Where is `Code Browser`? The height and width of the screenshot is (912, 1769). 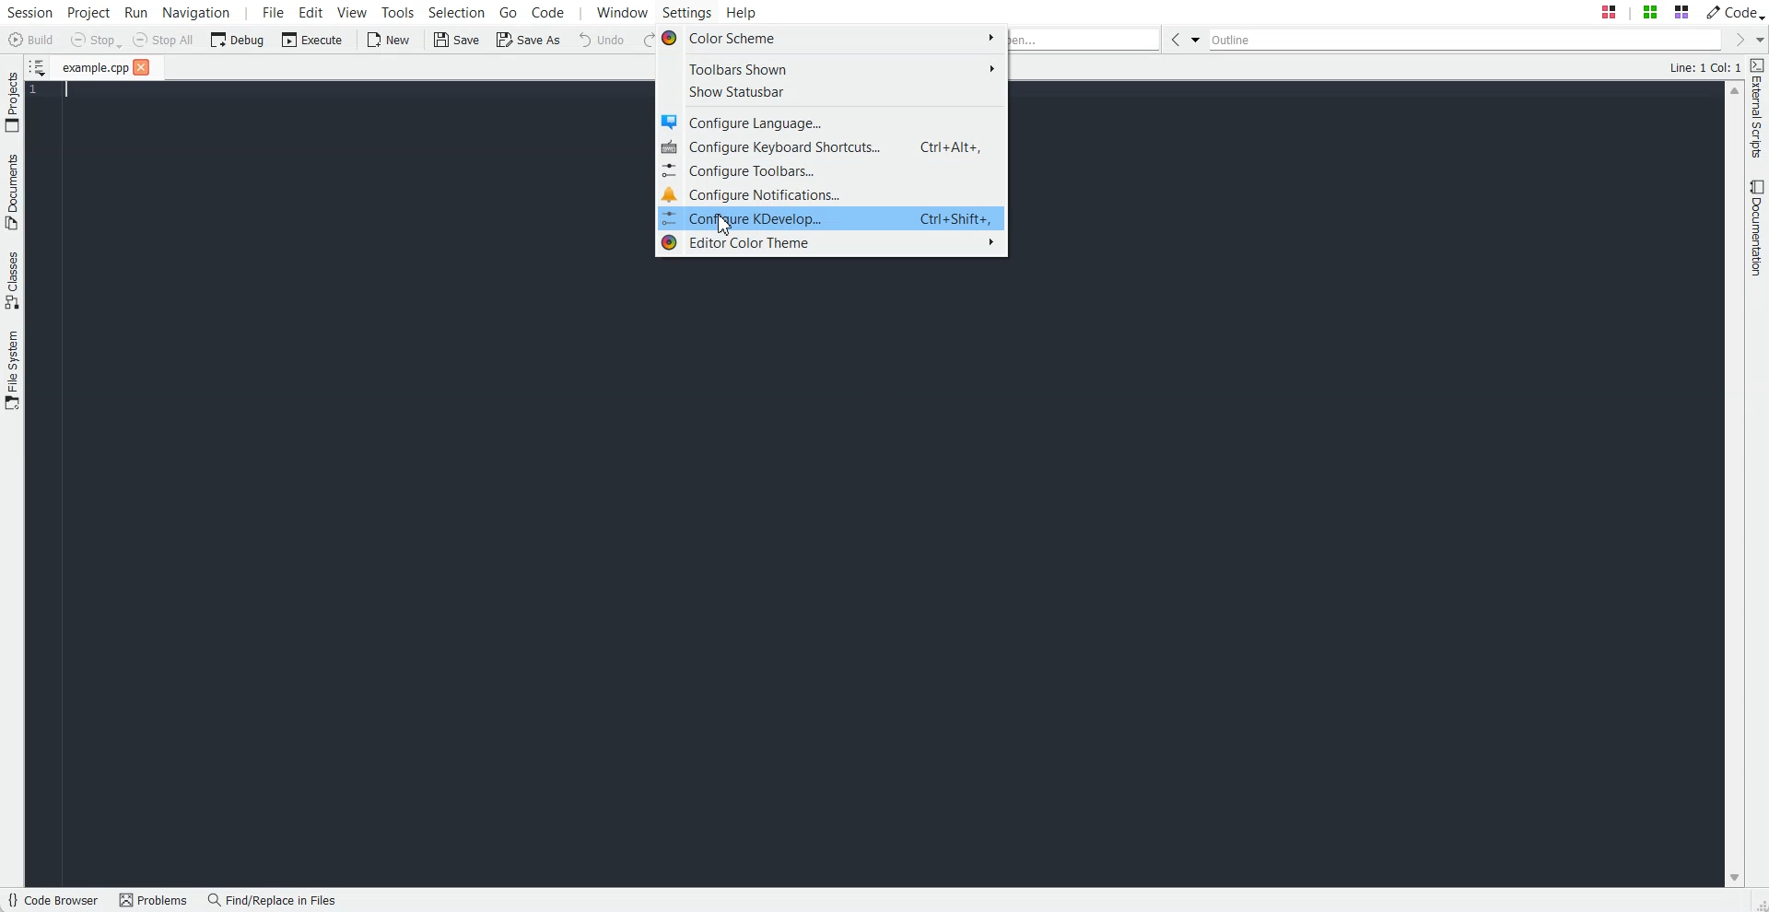
Code Browser is located at coordinates (55, 900).